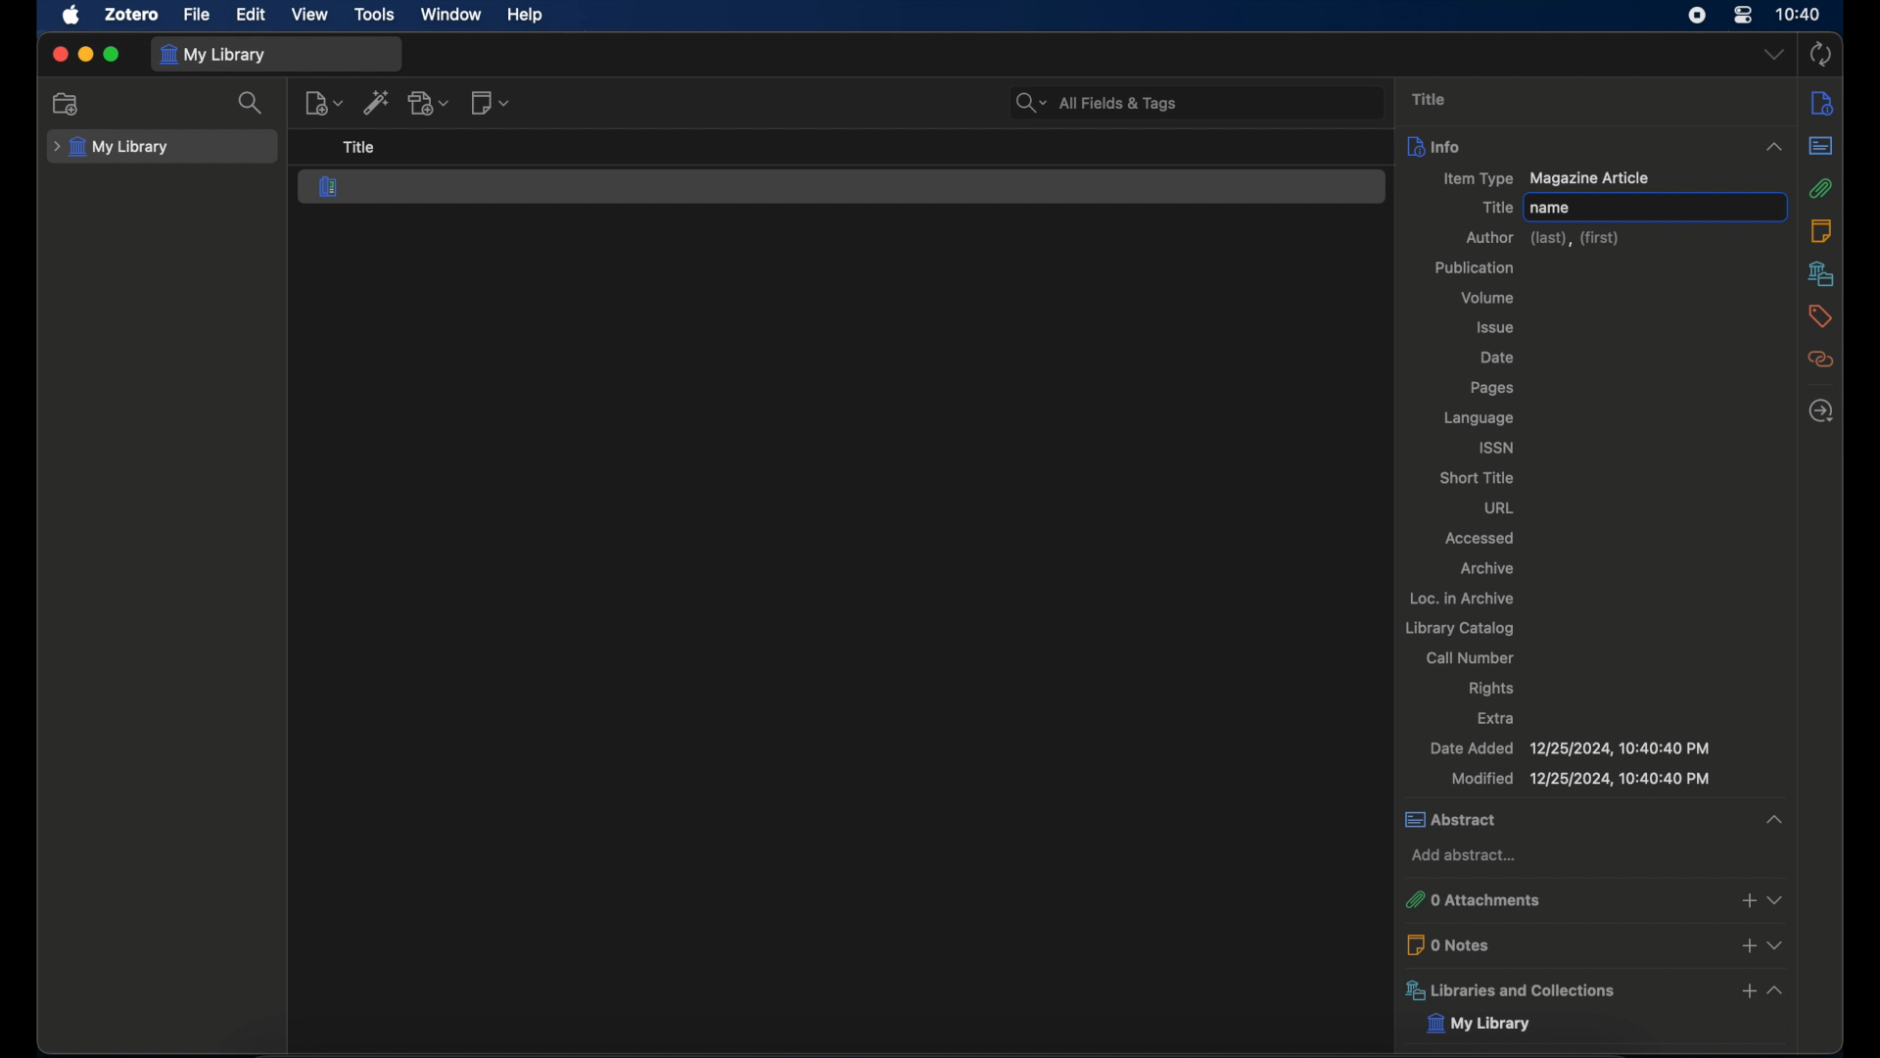 This screenshot has height=1058, width=1880. I want to click on sync, so click(1821, 56).